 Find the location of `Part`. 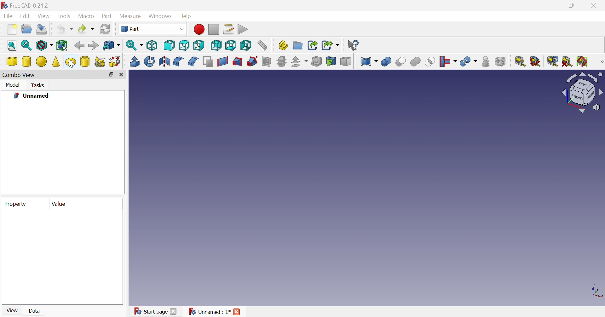

Part is located at coordinates (106, 17).